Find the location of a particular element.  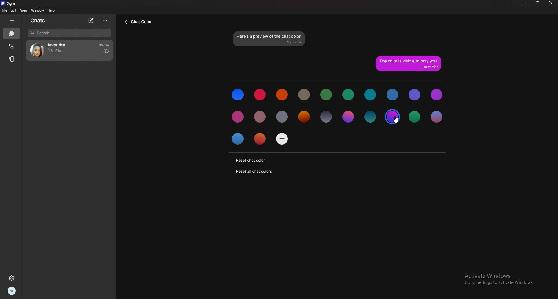

color is located at coordinates (436, 117).